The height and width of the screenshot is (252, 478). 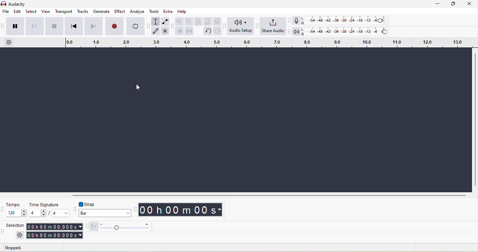 What do you see at coordinates (217, 31) in the screenshot?
I see `redo` at bounding box center [217, 31].